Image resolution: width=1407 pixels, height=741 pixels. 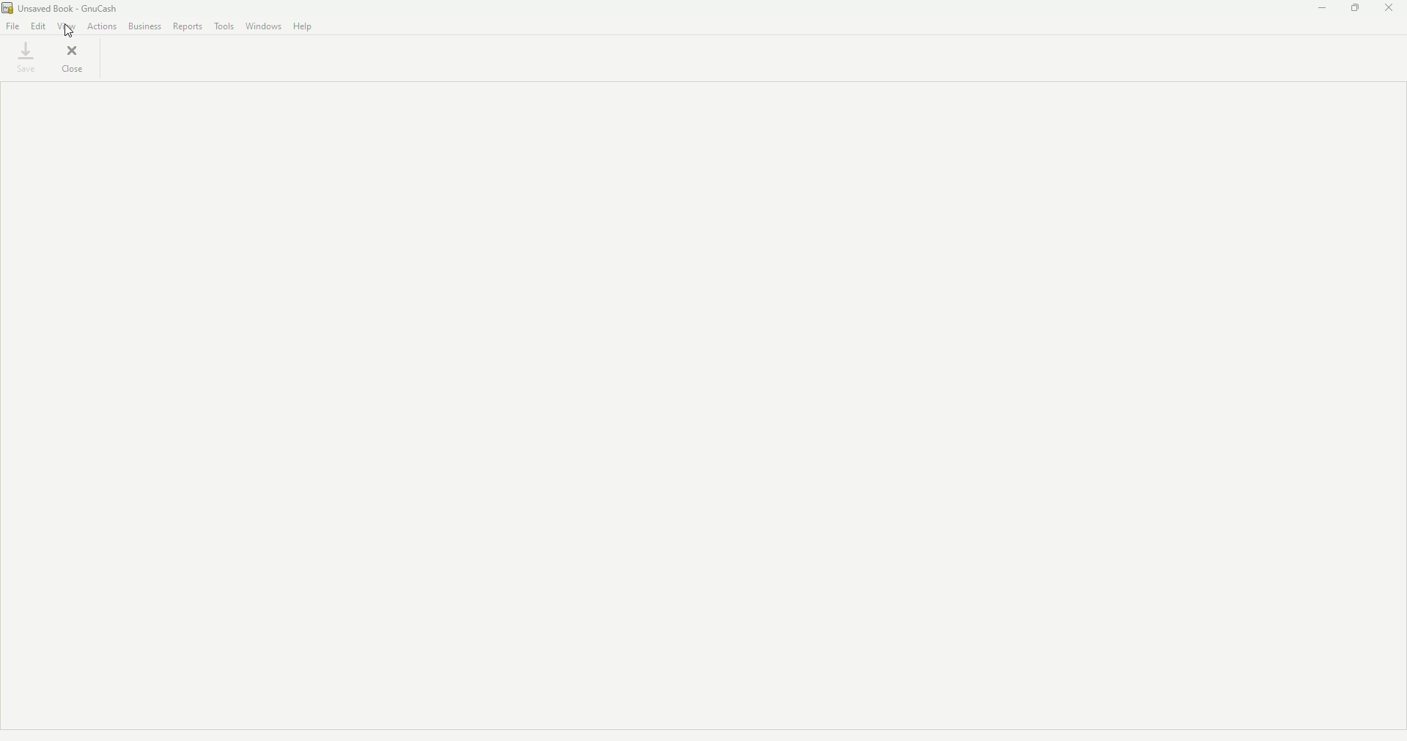 What do you see at coordinates (66, 26) in the screenshot?
I see `View` at bounding box center [66, 26].